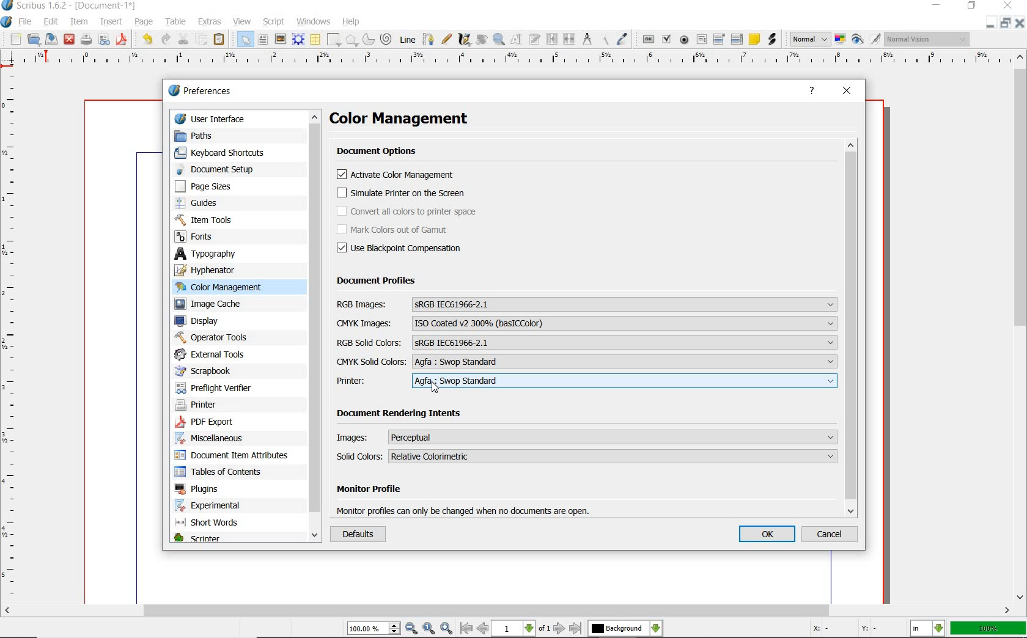 The width and height of the screenshot is (1027, 638). Describe the element at coordinates (380, 152) in the screenshot. I see `document options` at that location.